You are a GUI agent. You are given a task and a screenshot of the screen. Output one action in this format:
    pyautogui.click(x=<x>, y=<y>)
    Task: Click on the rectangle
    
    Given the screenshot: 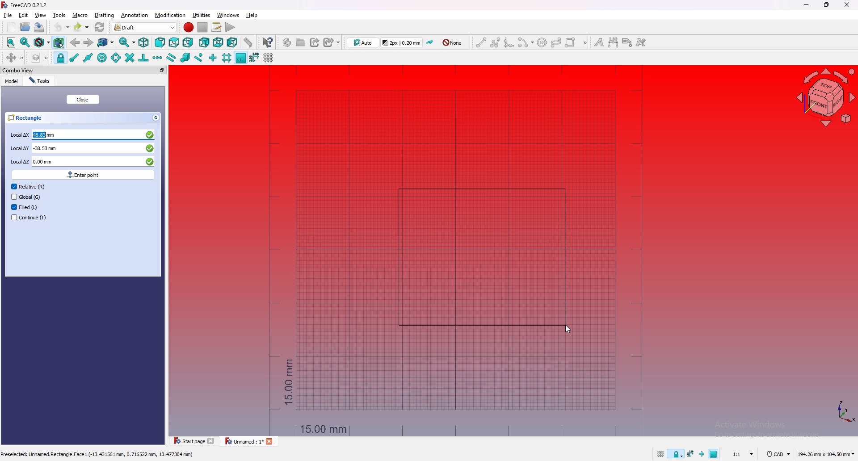 What is the action you would take?
    pyautogui.click(x=571, y=42)
    